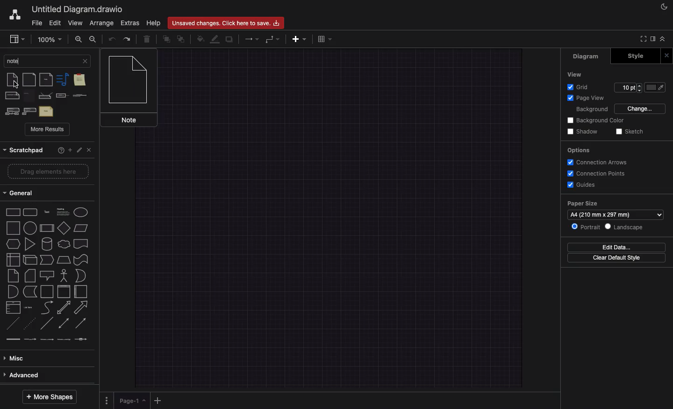  What do you see at coordinates (71, 151) in the screenshot?
I see `Add` at bounding box center [71, 151].